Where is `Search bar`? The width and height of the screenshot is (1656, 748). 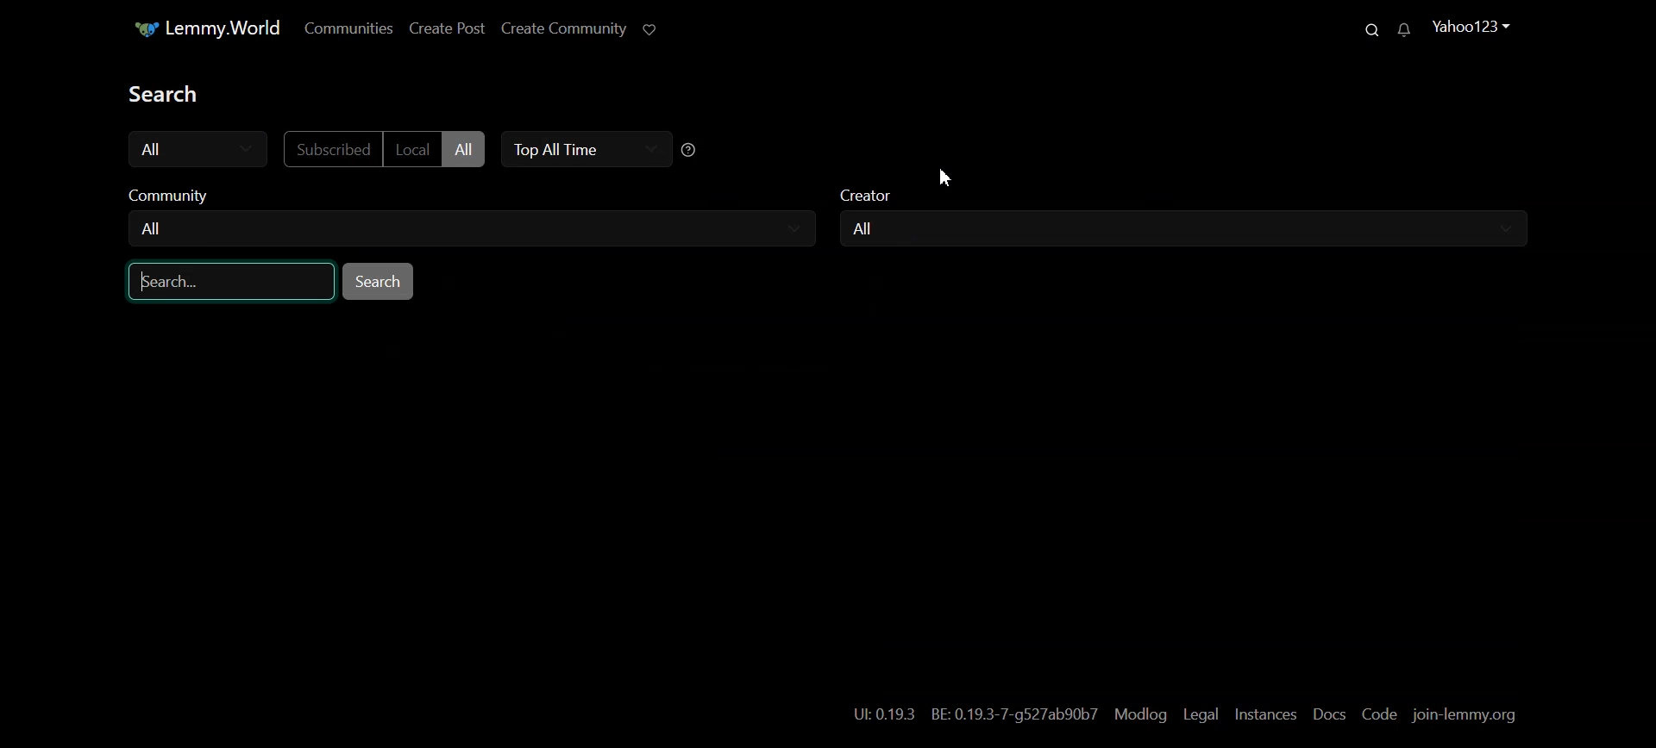 Search bar is located at coordinates (232, 280).